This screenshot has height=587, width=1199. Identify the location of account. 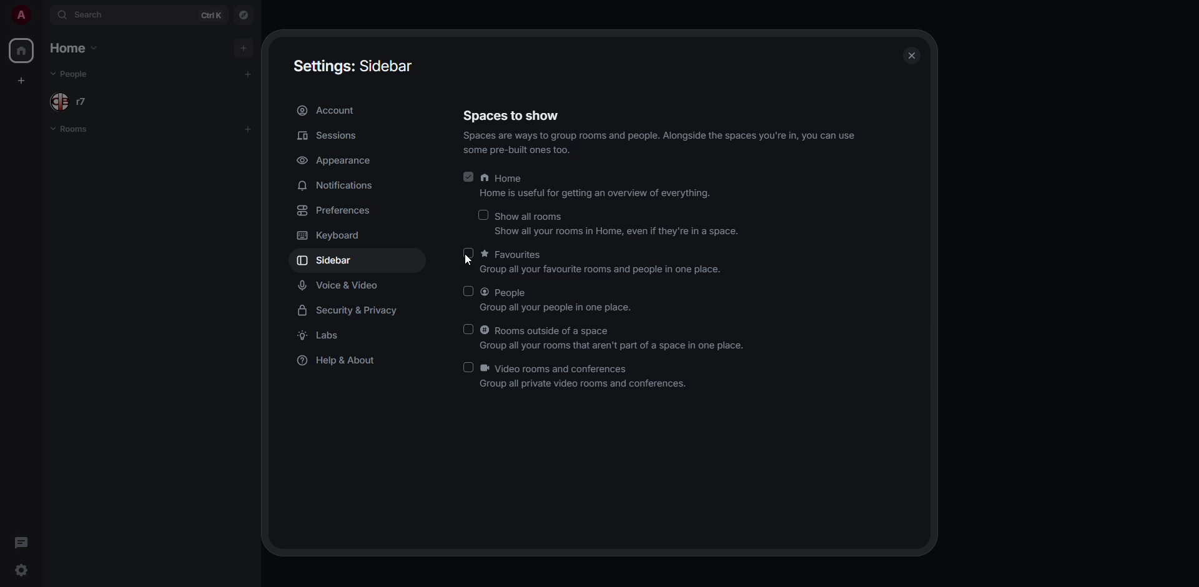
(331, 110).